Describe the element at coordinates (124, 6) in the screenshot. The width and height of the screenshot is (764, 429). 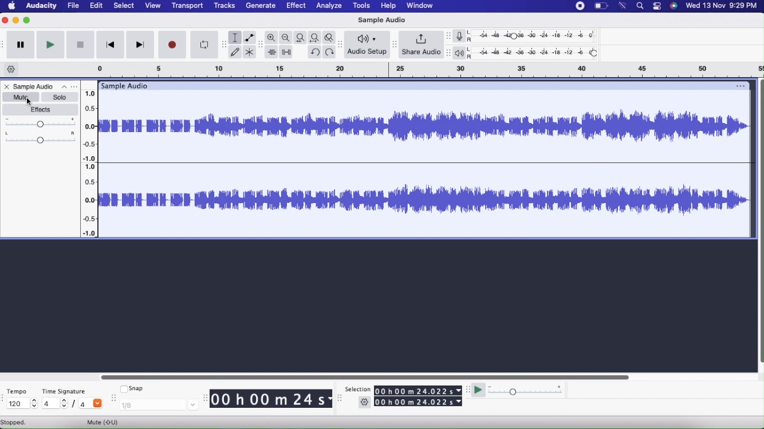
I see `Select` at that location.